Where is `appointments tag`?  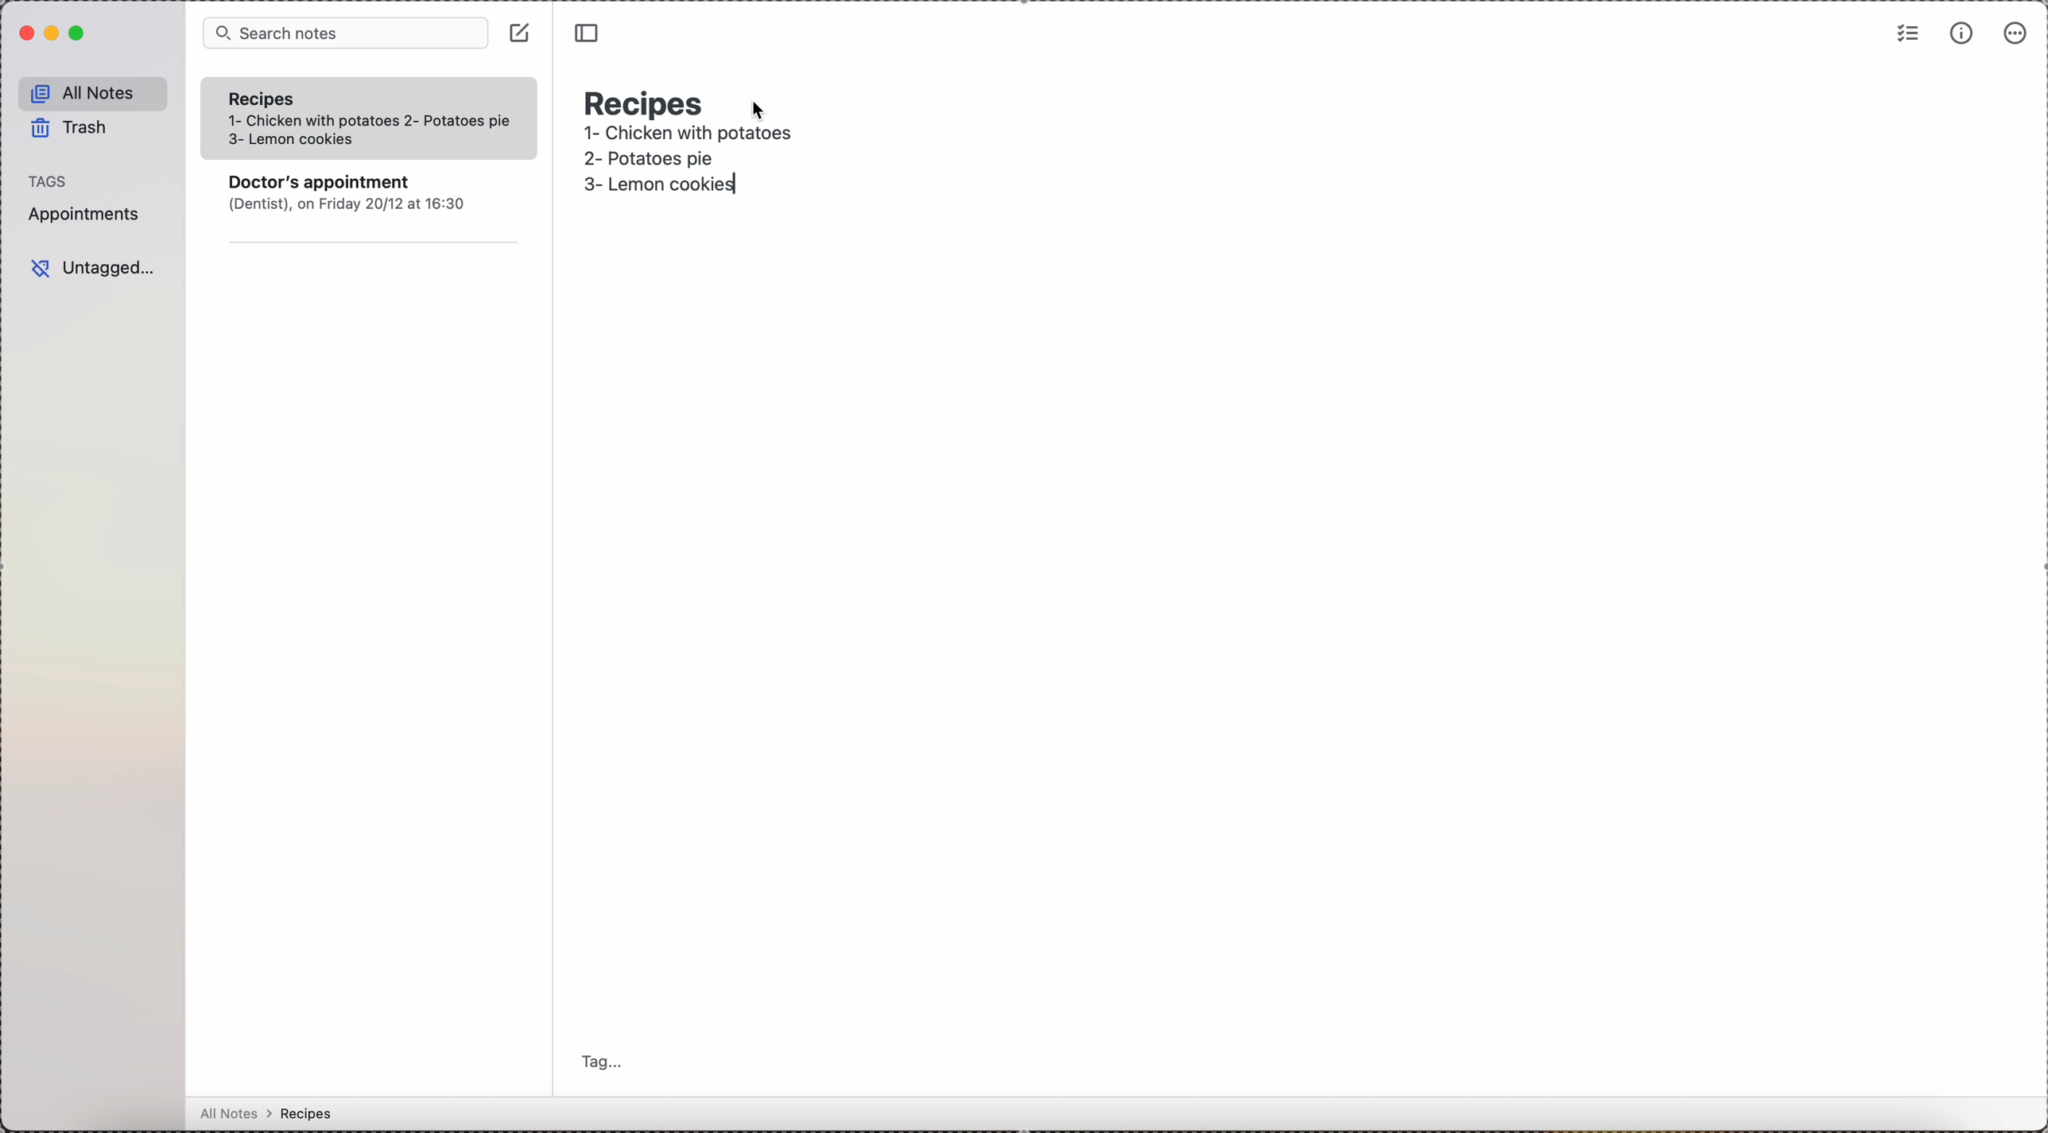 appointments tag is located at coordinates (88, 218).